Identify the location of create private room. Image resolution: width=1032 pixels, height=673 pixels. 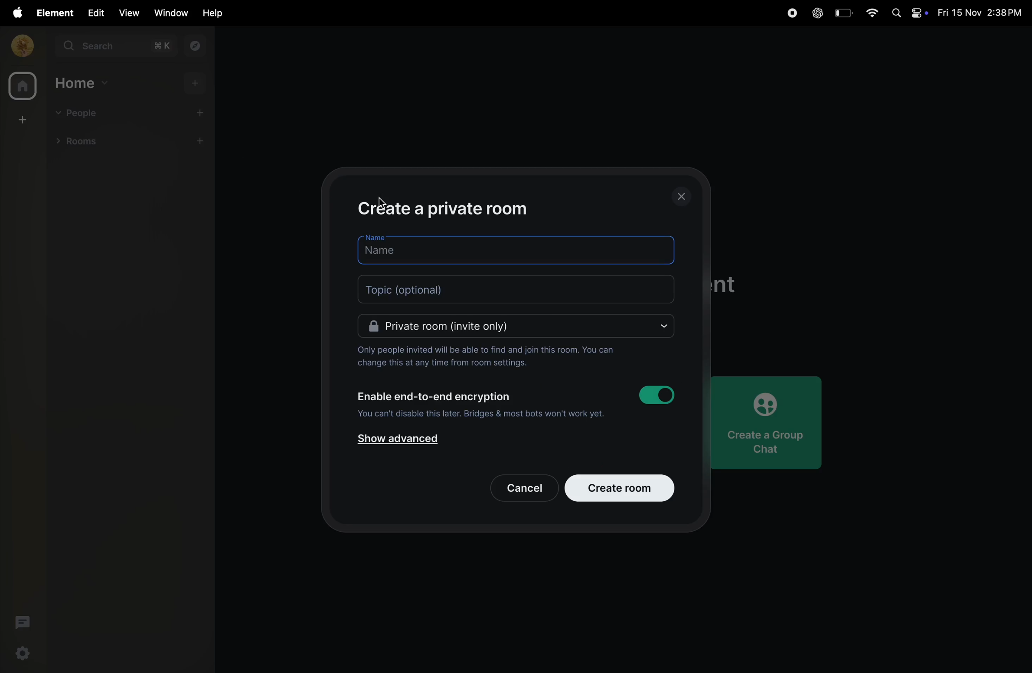
(447, 207).